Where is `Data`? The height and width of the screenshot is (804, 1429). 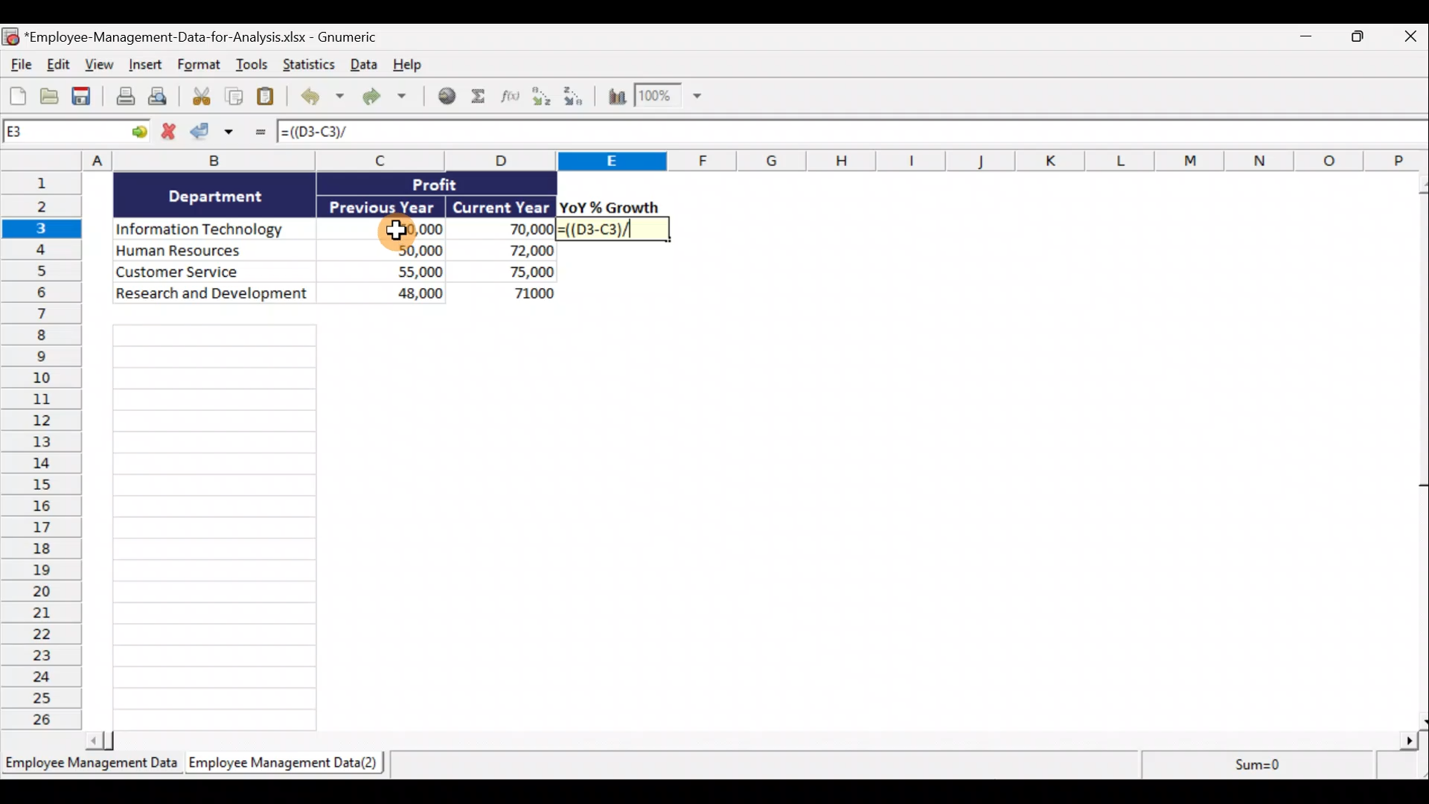
Data is located at coordinates (361, 66).